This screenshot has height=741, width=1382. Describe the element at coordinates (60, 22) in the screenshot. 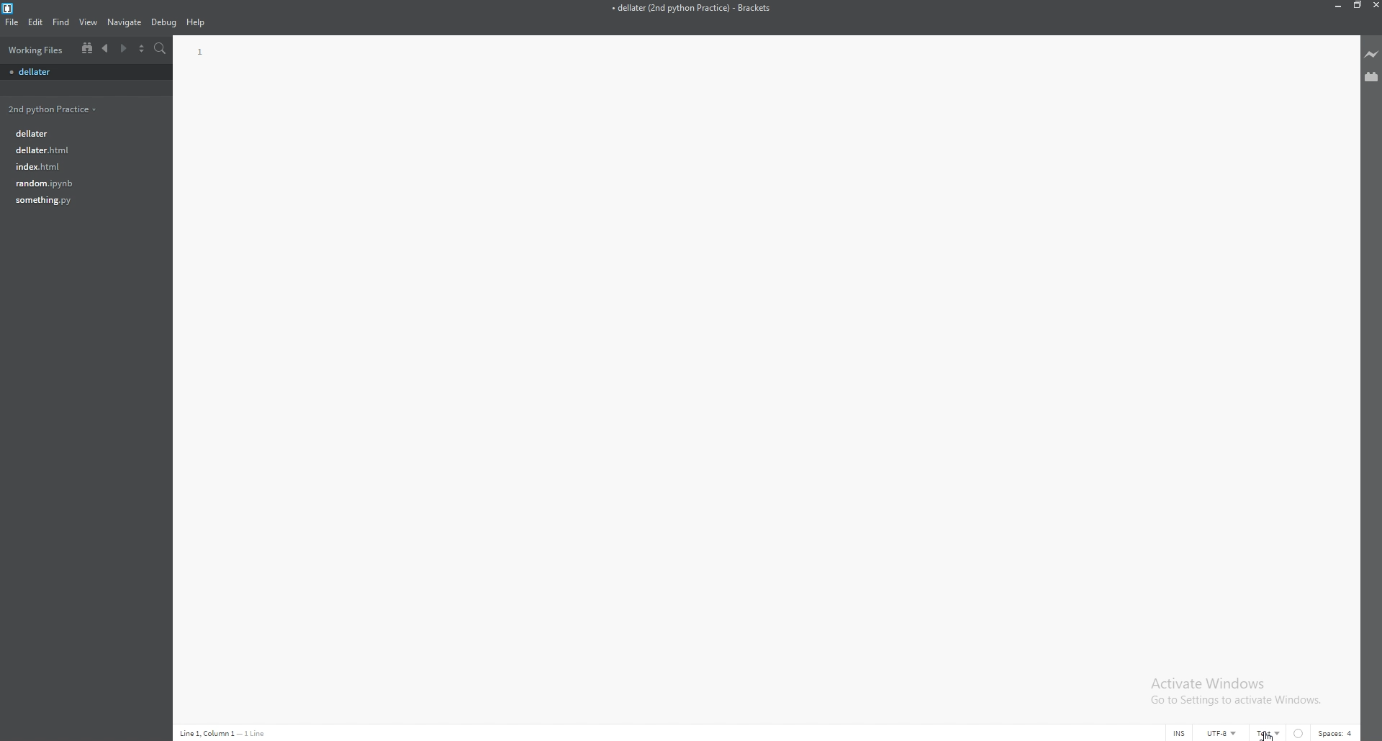

I see `find` at that location.